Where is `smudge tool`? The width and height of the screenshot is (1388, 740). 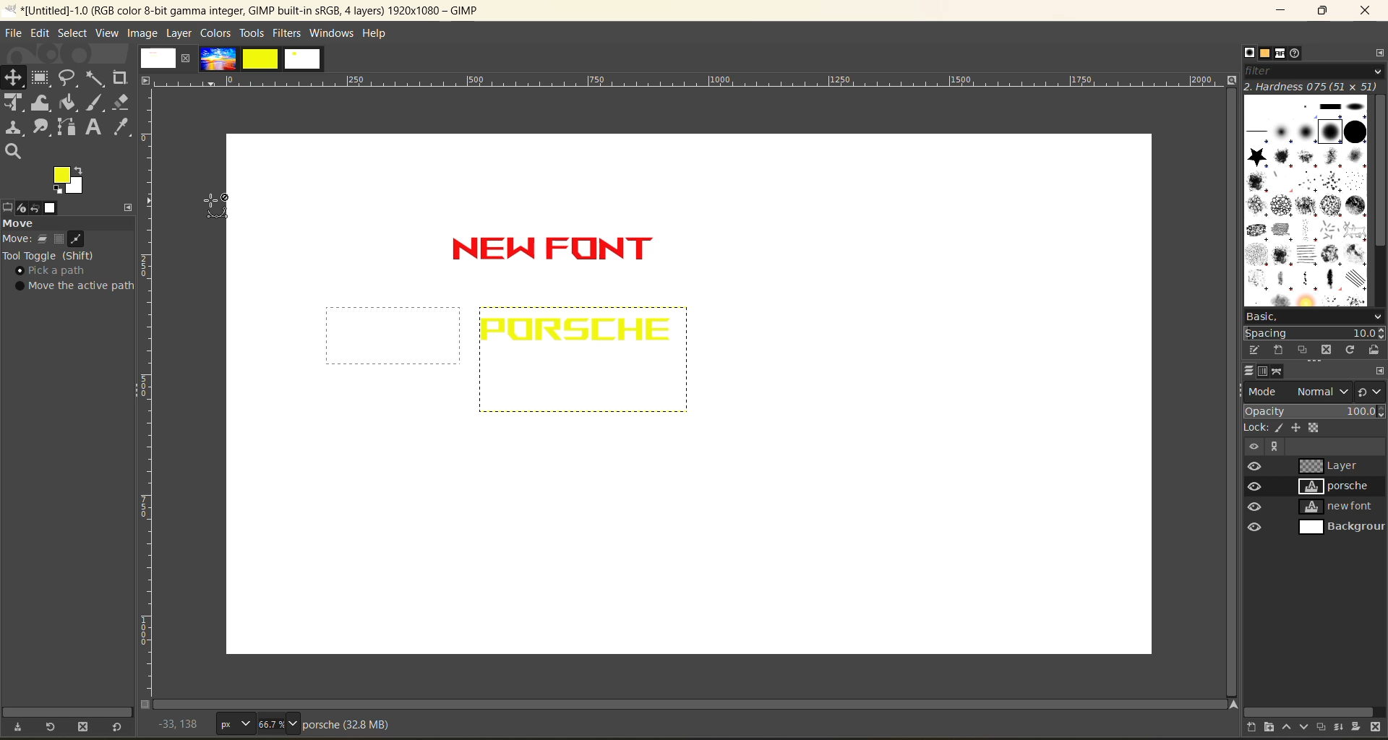
smudge tool is located at coordinates (42, 127).